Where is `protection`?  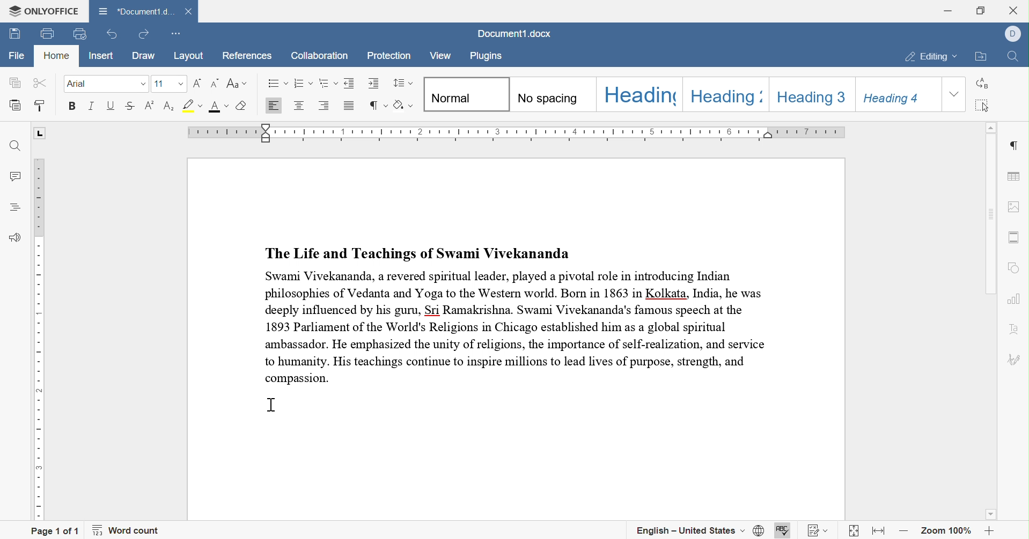
protection is located at coordinates (389, 56).